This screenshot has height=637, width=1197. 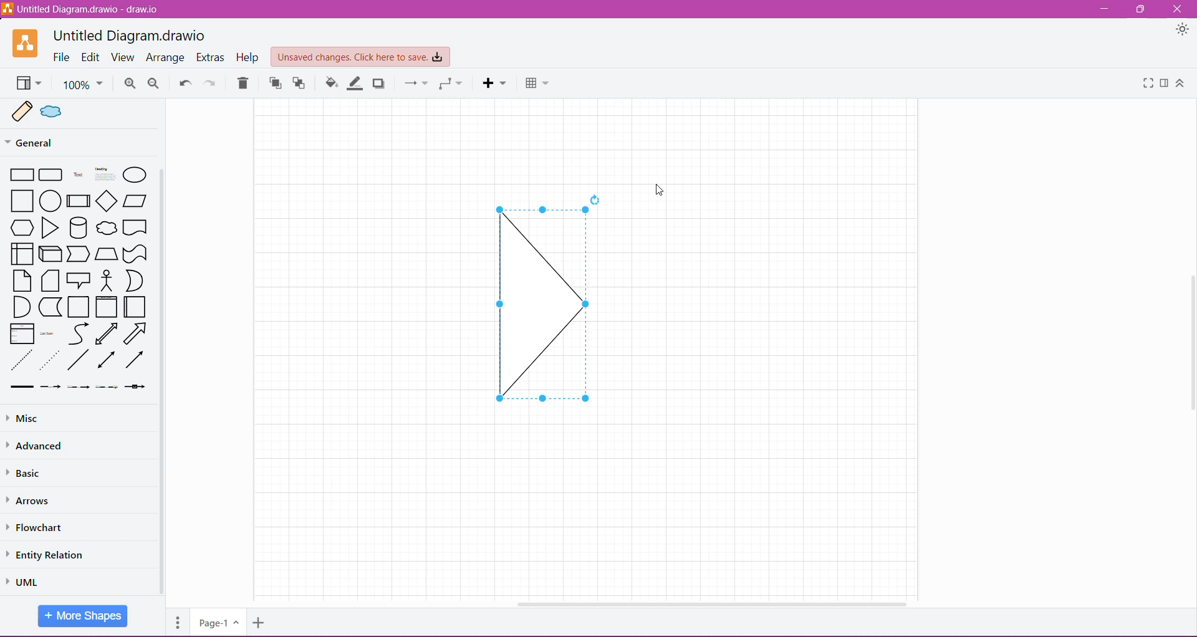 I want to click on Untitled Diagram.draw.io, so click(x=133, y=34).